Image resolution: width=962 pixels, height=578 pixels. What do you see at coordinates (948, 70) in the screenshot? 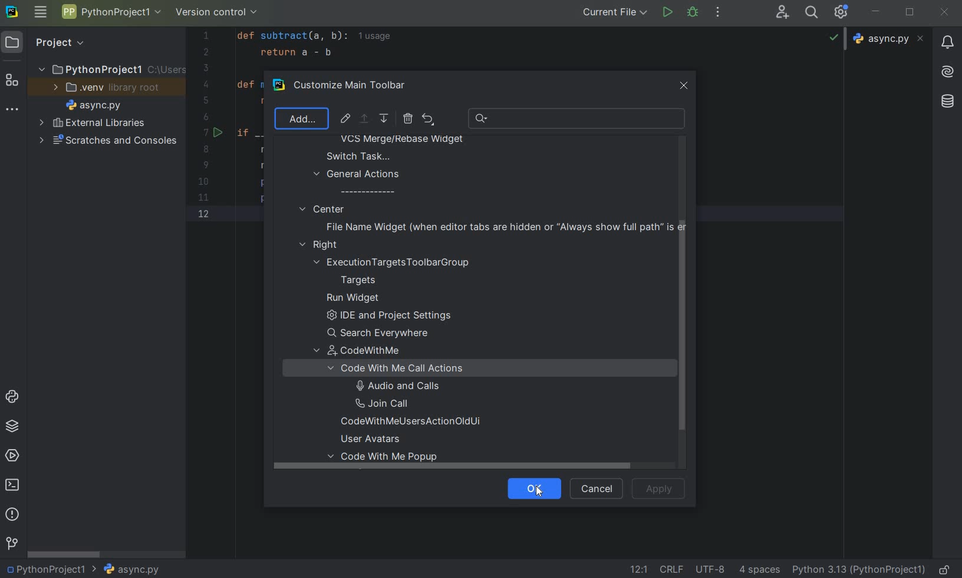
I see `` at bounding box center [948, 70].